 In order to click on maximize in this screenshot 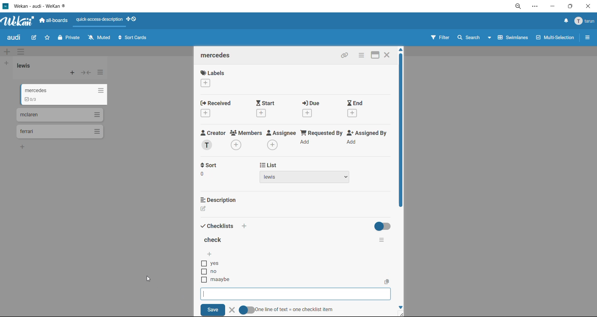, I will do `click(377, 56)`.